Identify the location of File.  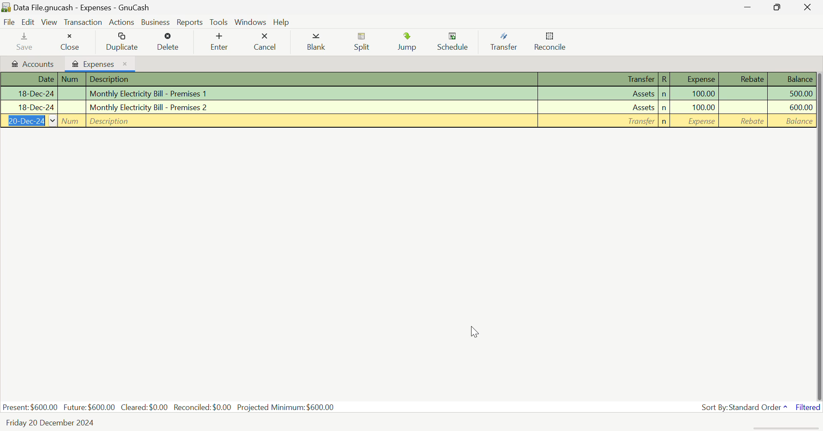
(9, 22).